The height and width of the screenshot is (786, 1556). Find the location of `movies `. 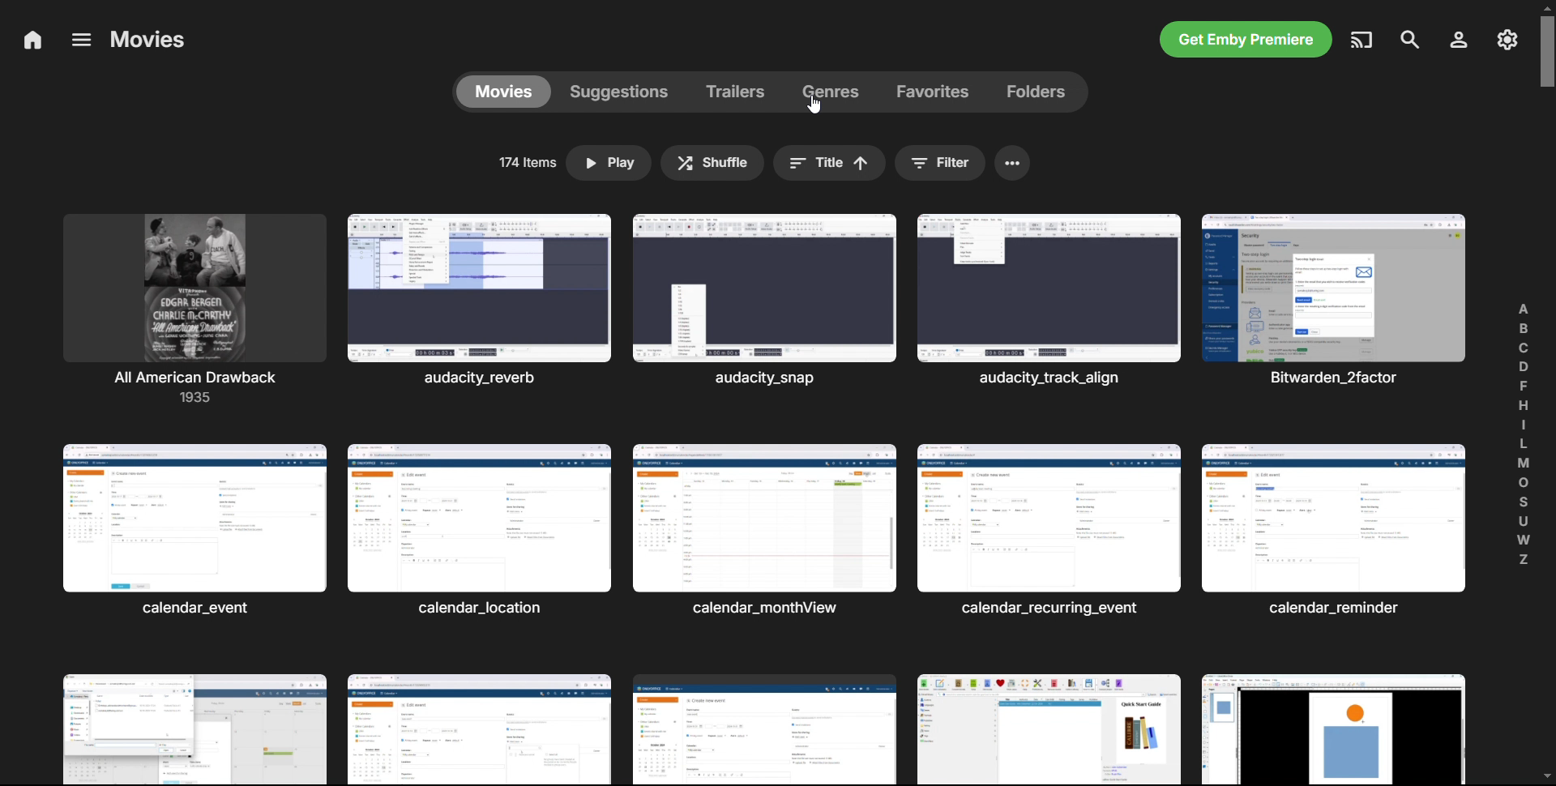

movies  is located at coordinates (148, 39).